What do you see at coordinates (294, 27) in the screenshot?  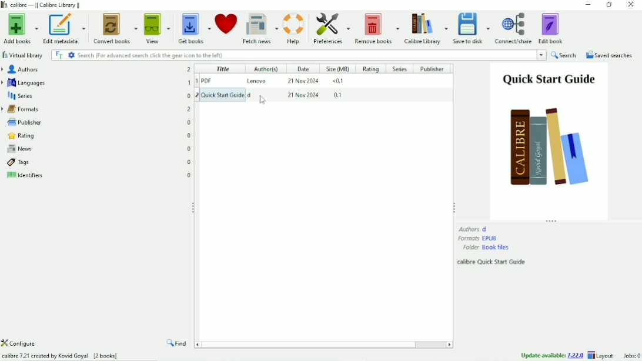 I see `Help` at bounding box center [294, 27].